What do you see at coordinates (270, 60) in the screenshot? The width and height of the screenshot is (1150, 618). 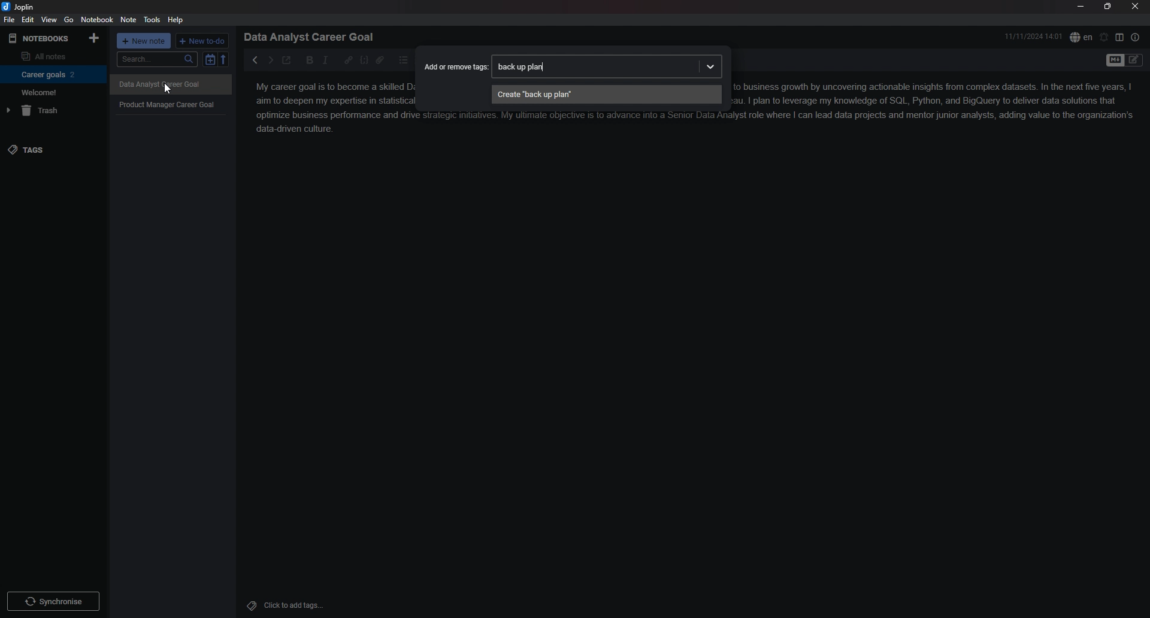 I see `next` at bounding box center [270, 60].